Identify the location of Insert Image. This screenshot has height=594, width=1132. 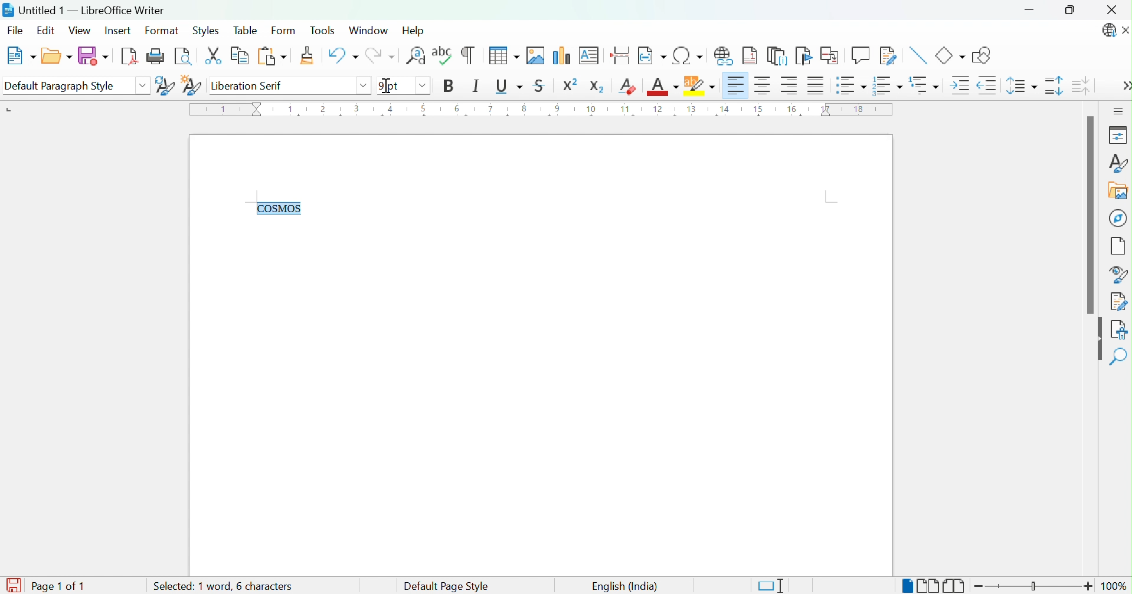
(536, 55).